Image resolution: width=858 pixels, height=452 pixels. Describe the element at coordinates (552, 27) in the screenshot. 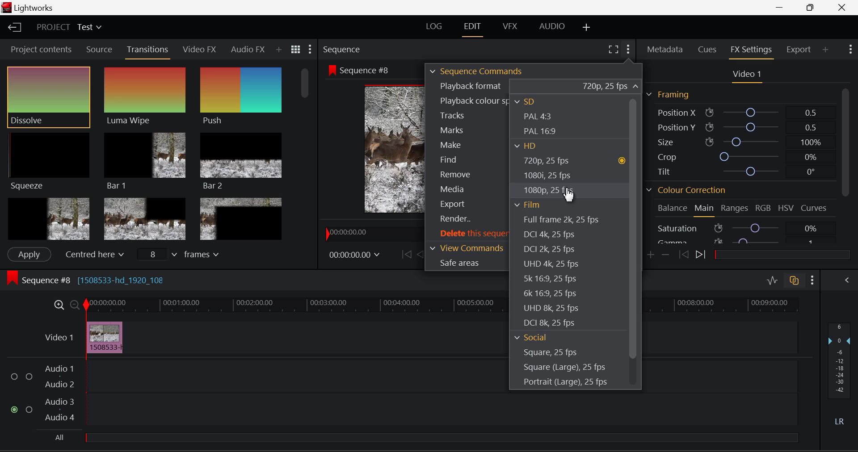

I see `AUDIO Layout` at that location.